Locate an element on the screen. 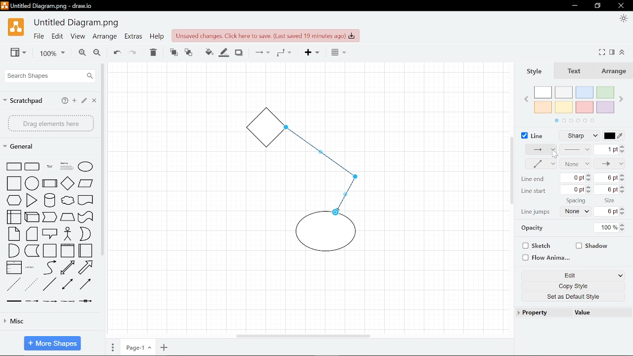 The height and width of the screenshot is (356, 633). Current opacity is located at coordinates (607, 227).